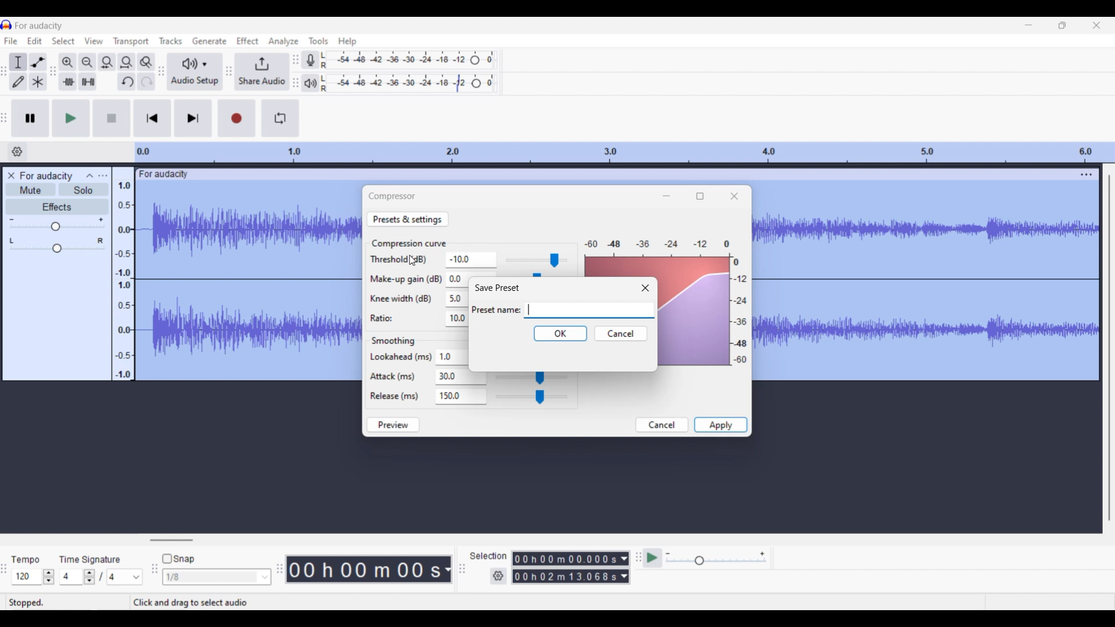 The image size is (1115, 627). I want to click on Cursor, so click(412, 261).